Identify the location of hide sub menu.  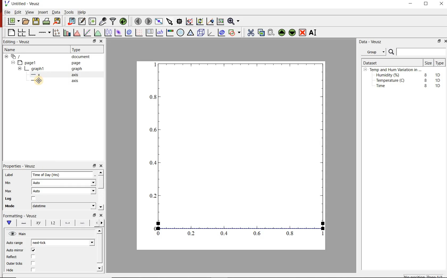
(6, 57).